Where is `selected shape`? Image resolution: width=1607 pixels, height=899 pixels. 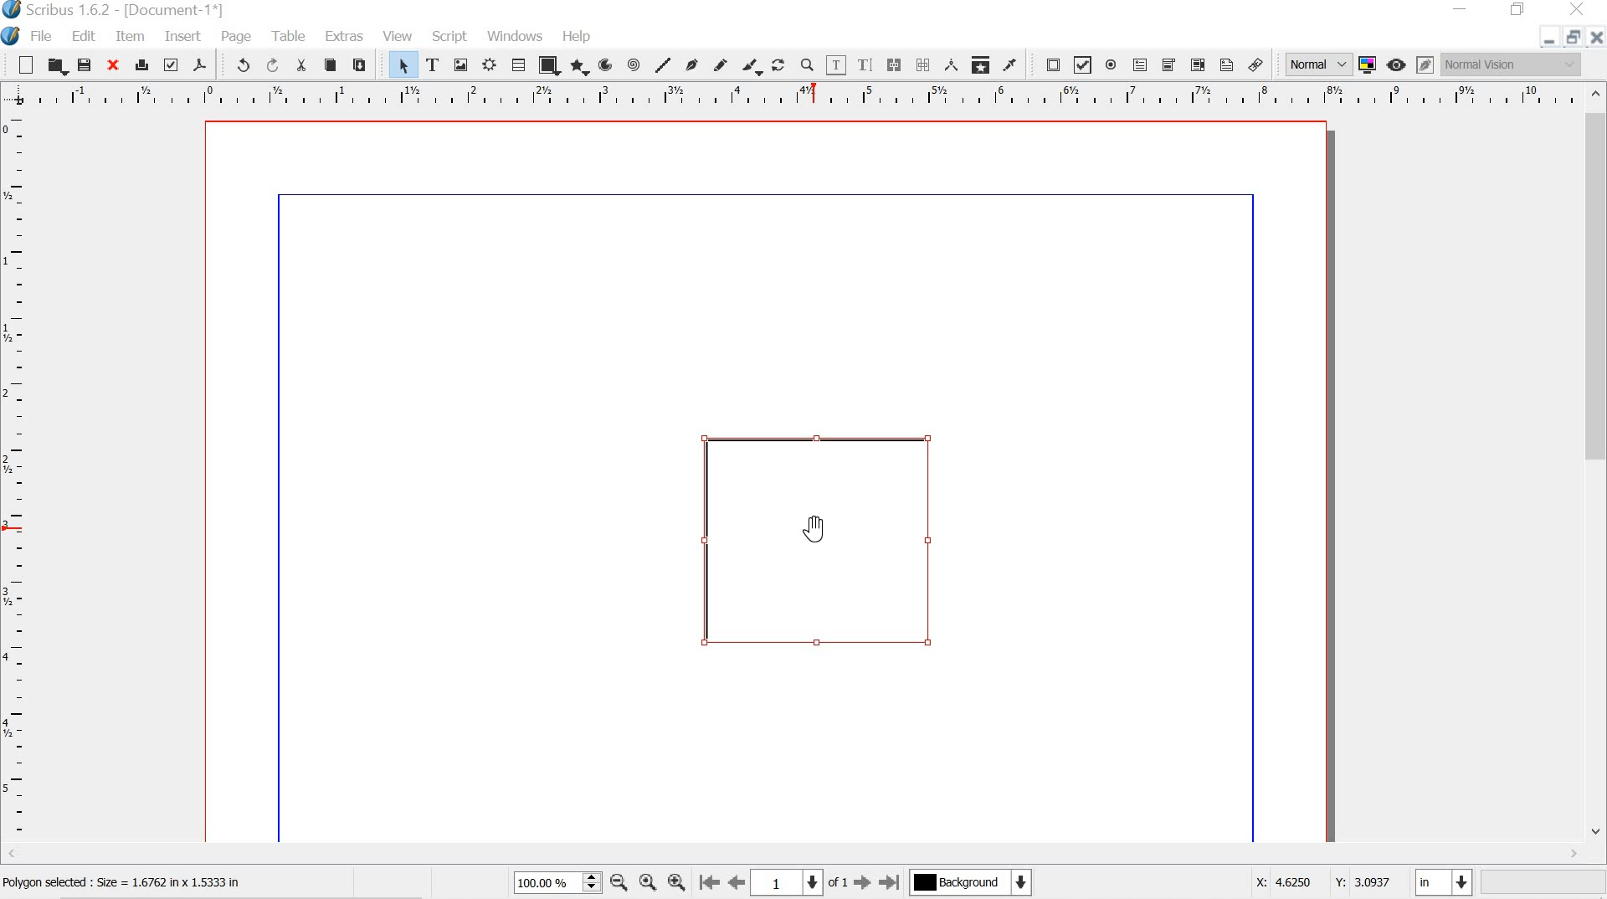 selected shape is located at coordinates (823, 538).